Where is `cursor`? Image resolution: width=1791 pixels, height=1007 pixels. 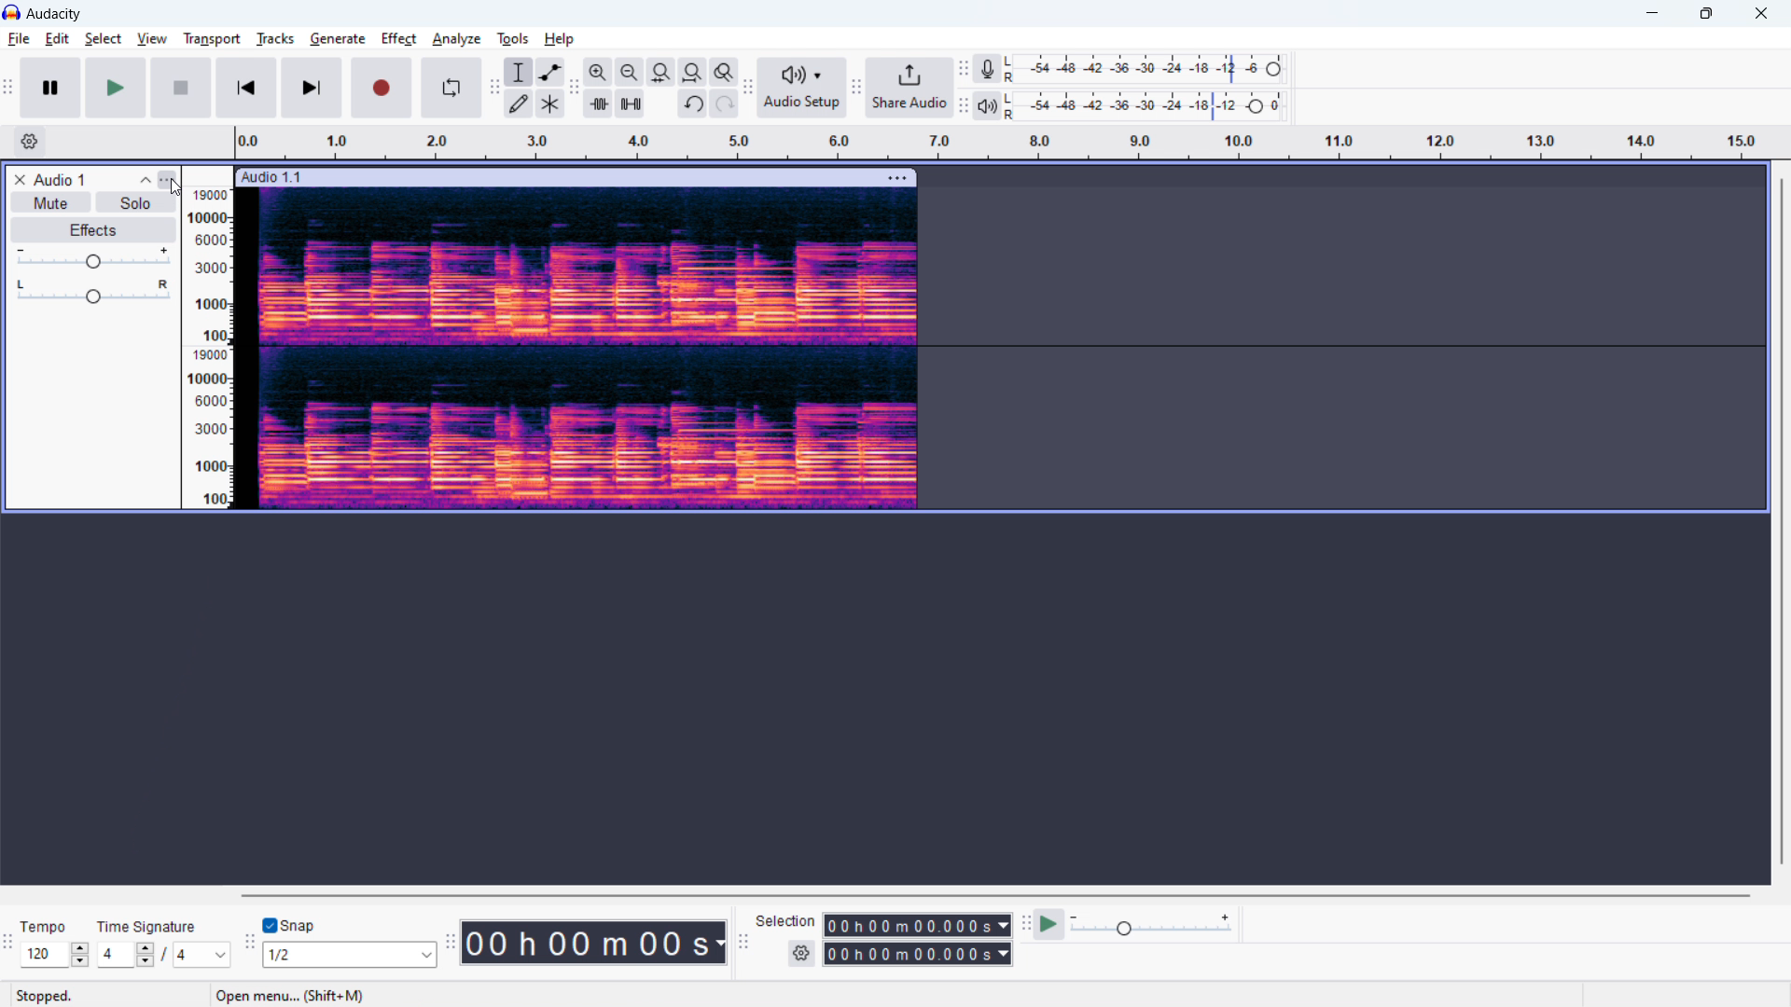
cursor is located at coordinates (179, 192).